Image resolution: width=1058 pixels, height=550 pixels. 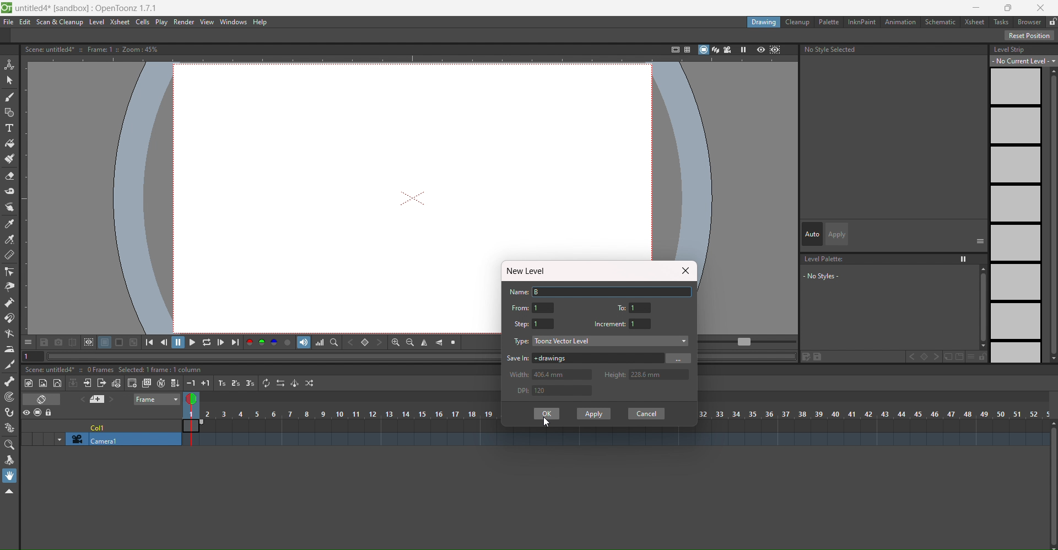 I want to click on apply, so click(x=595, y=413).